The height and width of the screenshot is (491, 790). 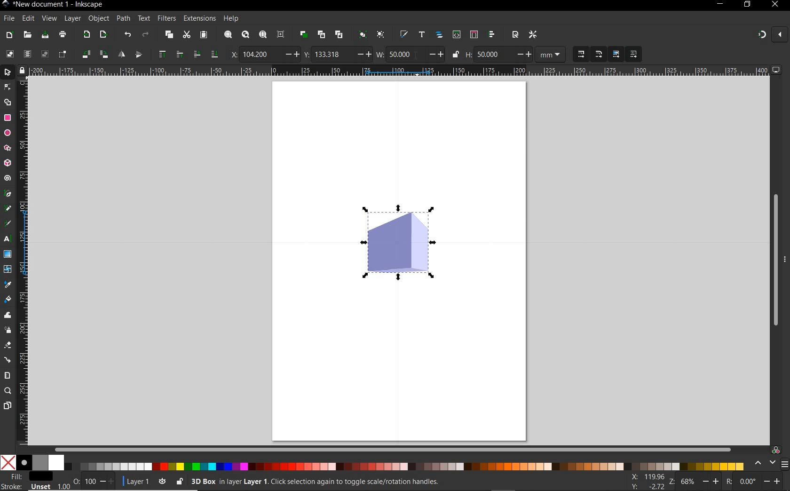 What do you see at coordinates (765, 463) in the screenshot?
I see `scroll color options` at bounding box center [765, 463].